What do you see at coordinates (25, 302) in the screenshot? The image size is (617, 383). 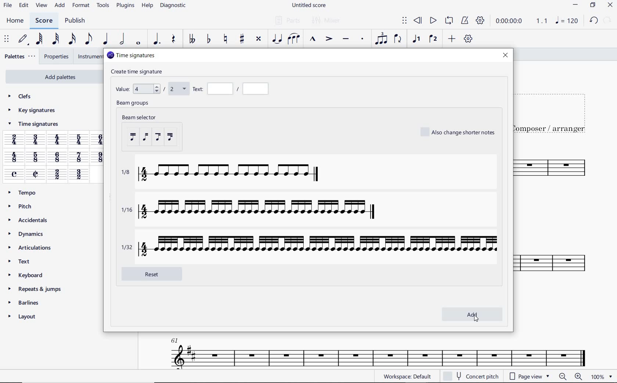 I see `BARLINES` at bounding box center [25, 302].